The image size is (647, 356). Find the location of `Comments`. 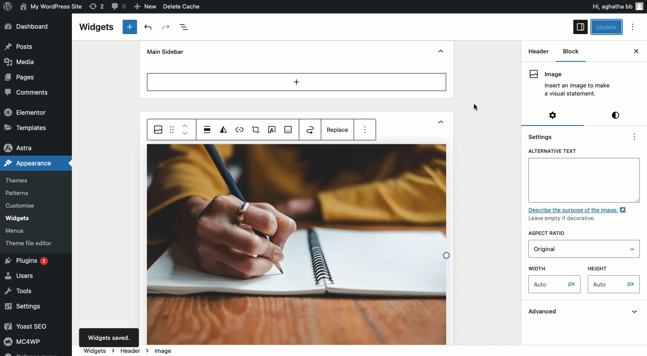

Comments is located at coordinates (24, 92).